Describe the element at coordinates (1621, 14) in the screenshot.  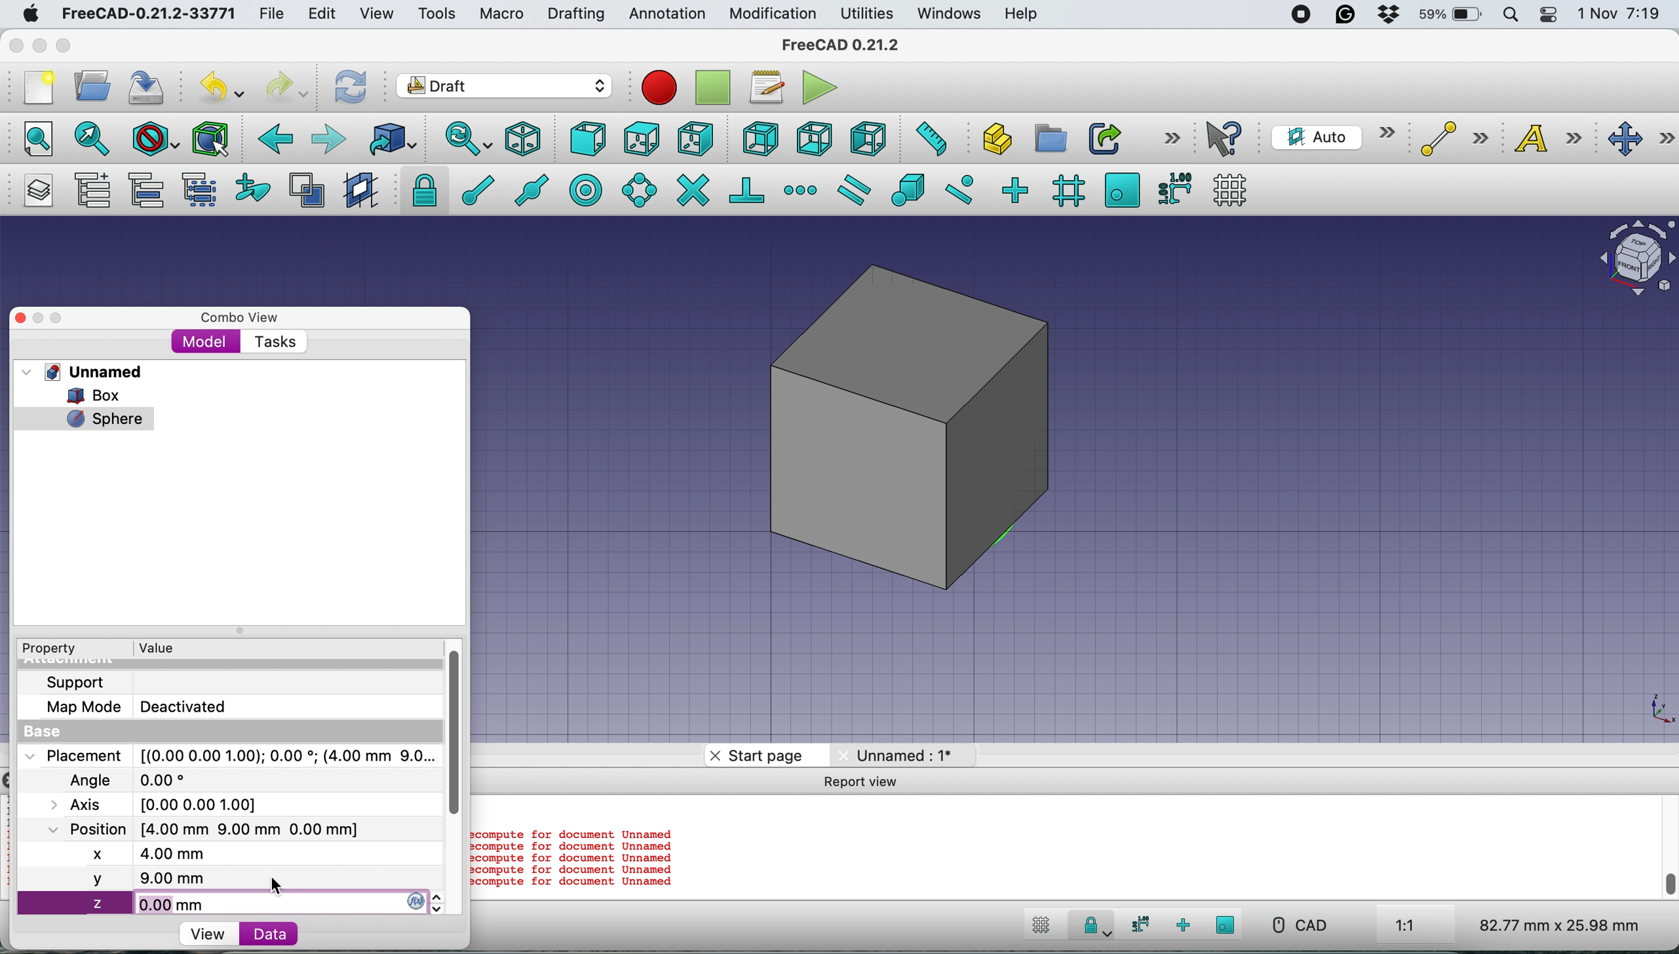
I see `date and time` at that location.